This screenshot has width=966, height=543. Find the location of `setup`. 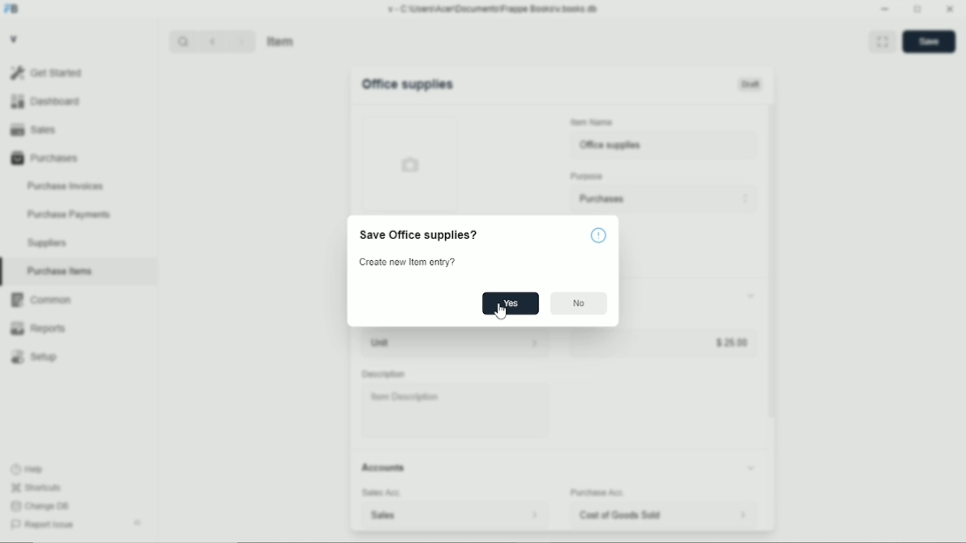

setup is located at coordinates (34, 357).